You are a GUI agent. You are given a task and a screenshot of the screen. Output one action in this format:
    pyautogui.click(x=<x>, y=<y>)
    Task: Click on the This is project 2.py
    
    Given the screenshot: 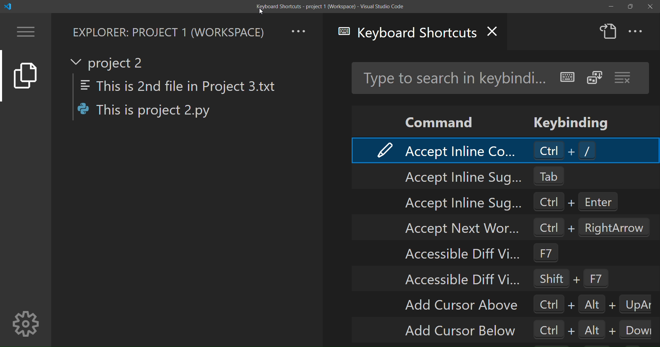 What is the action you would take?
    pyautogui.click(x=149, y=112)
    